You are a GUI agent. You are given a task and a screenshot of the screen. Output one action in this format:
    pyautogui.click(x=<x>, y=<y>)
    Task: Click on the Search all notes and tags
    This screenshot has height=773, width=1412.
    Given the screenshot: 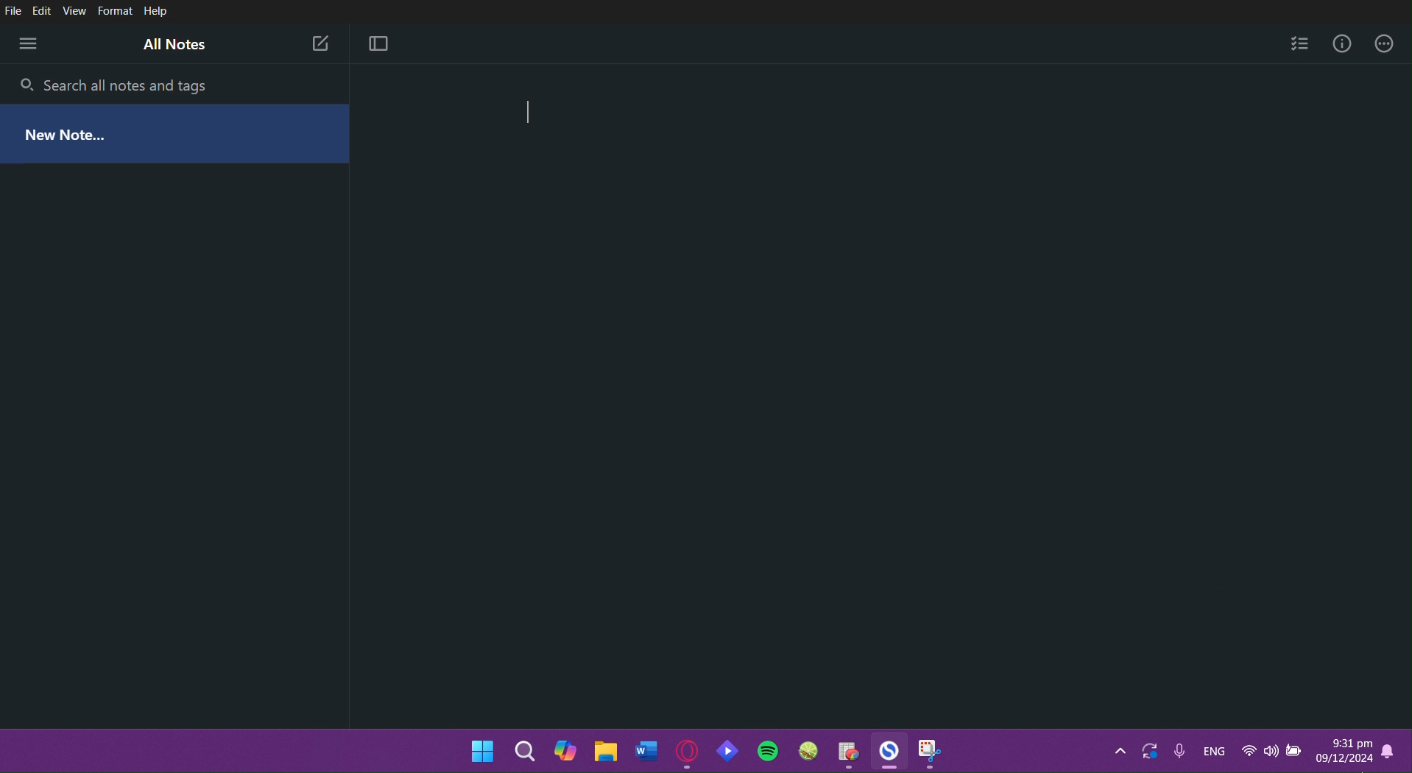 What is the action you would take?
    pyautogui.click(x=131, y=83)
    